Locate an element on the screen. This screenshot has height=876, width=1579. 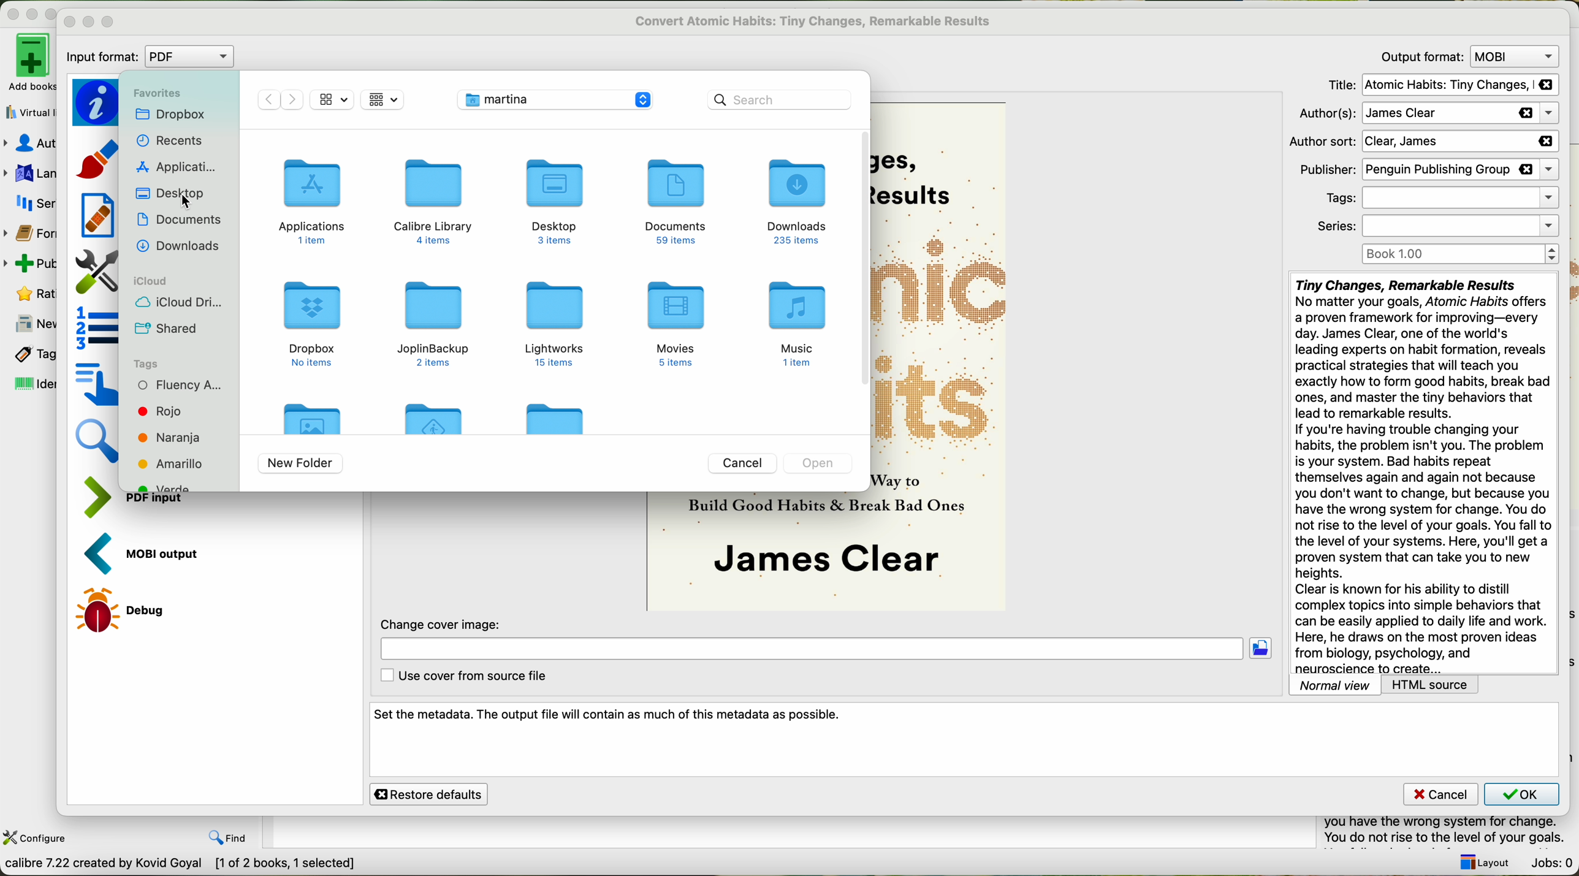
click on folder location is located at coordinates (1264, 649).